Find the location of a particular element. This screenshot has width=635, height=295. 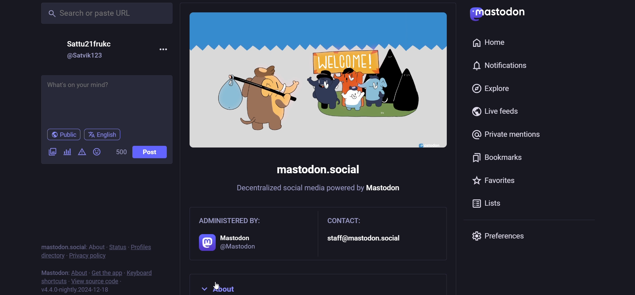

post is located at coordinates (153, 152).